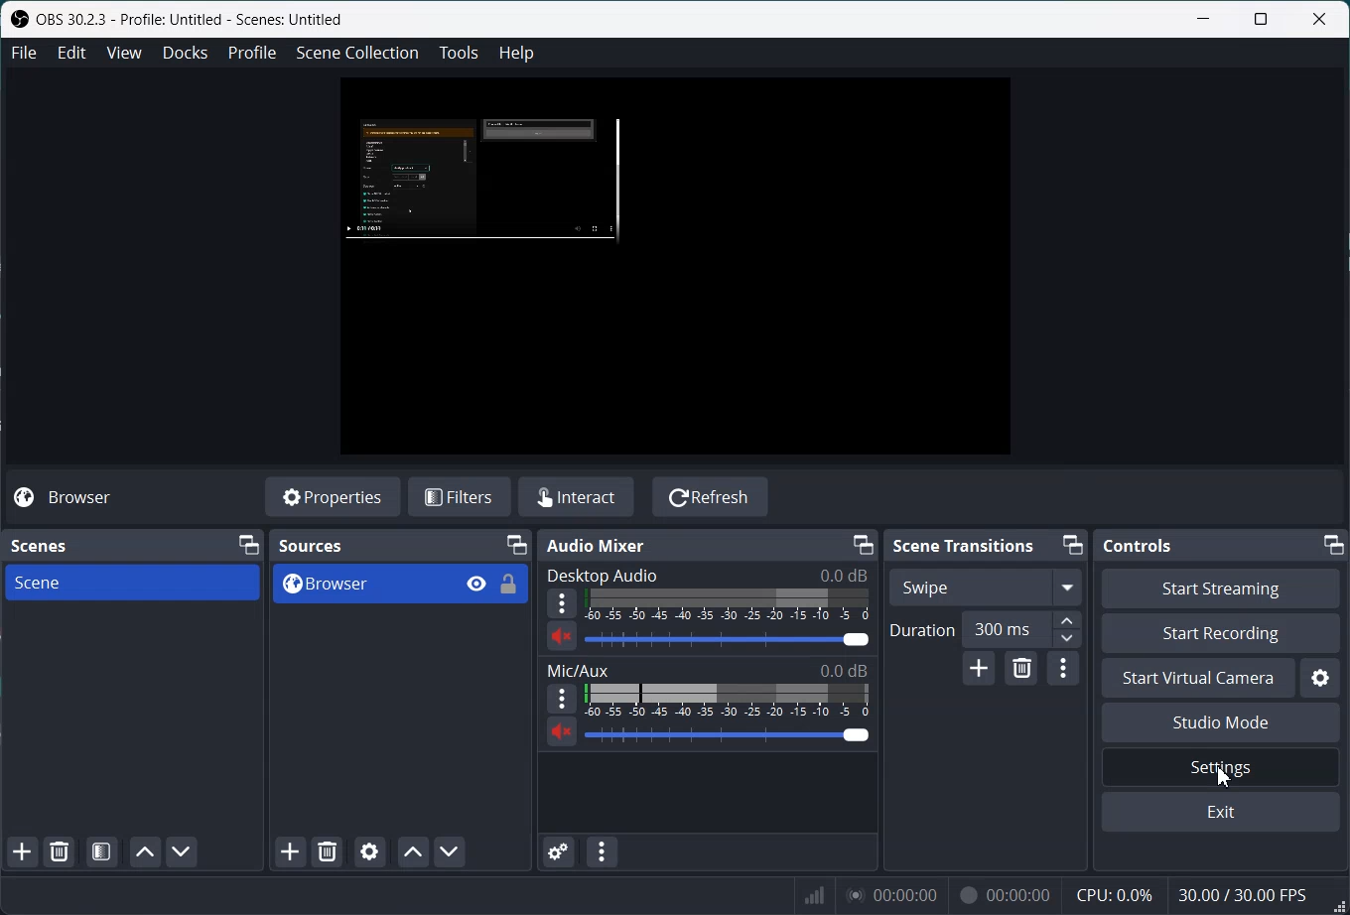 The width and height of the screenshot is (1350, 915). What do you see at coordinates (728, 700) in the screenshot?
I see `Volume Indicator` at bounding box center [728, 700].